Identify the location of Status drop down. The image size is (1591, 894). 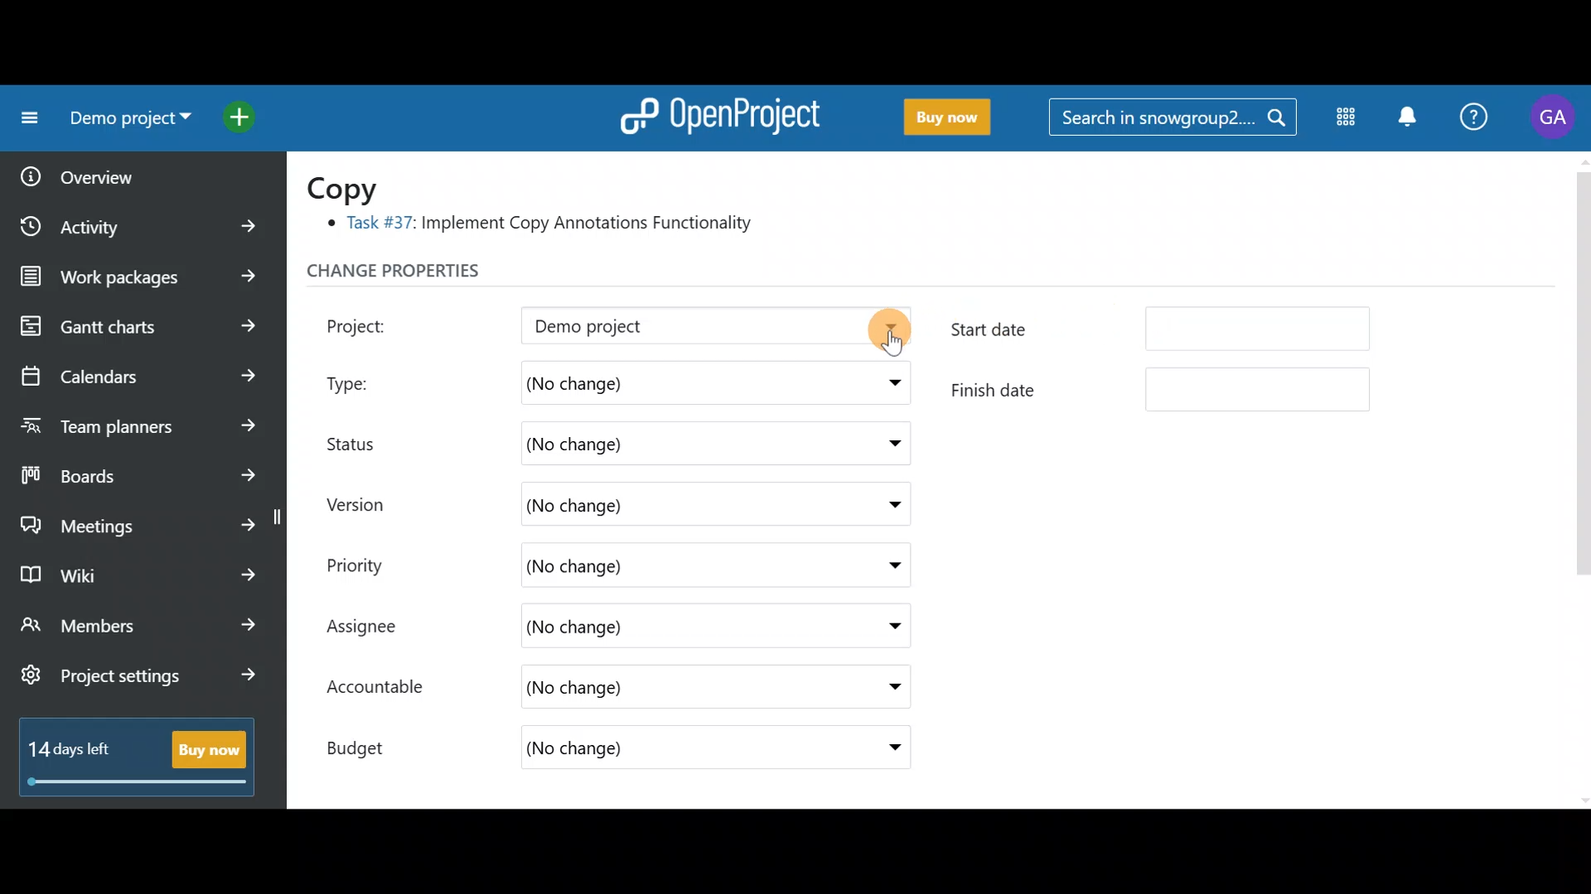
(889, 444).